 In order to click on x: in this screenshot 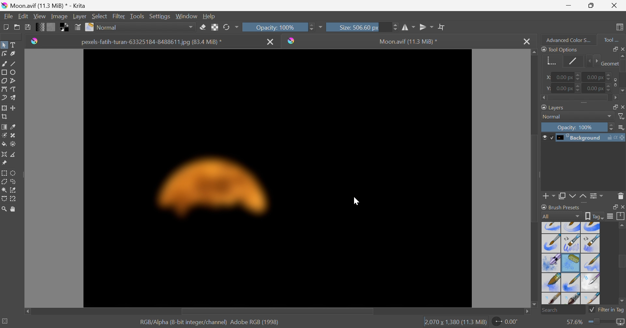, I will do `click(549, 77)`.